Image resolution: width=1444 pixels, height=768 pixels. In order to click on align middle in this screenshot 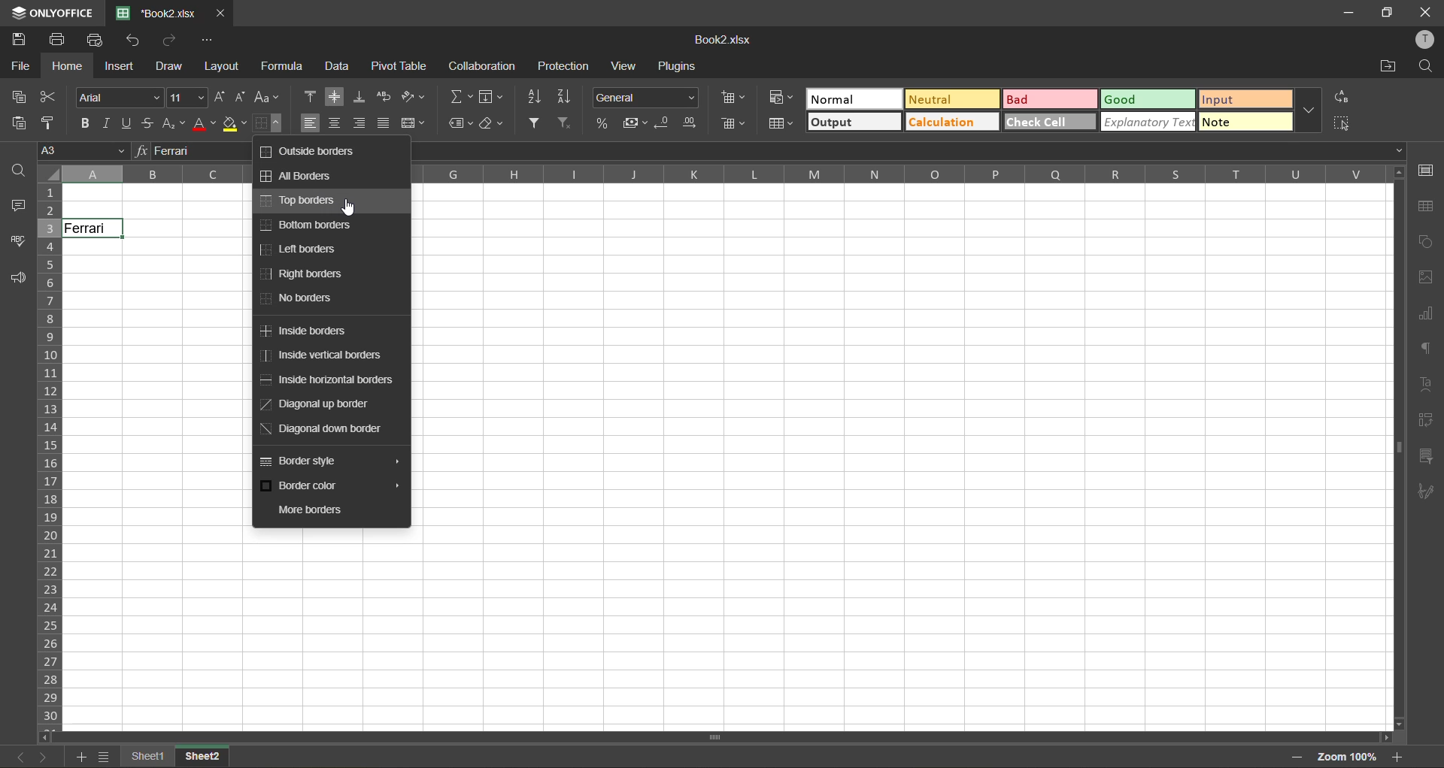, I will do `click(335, 96)`.